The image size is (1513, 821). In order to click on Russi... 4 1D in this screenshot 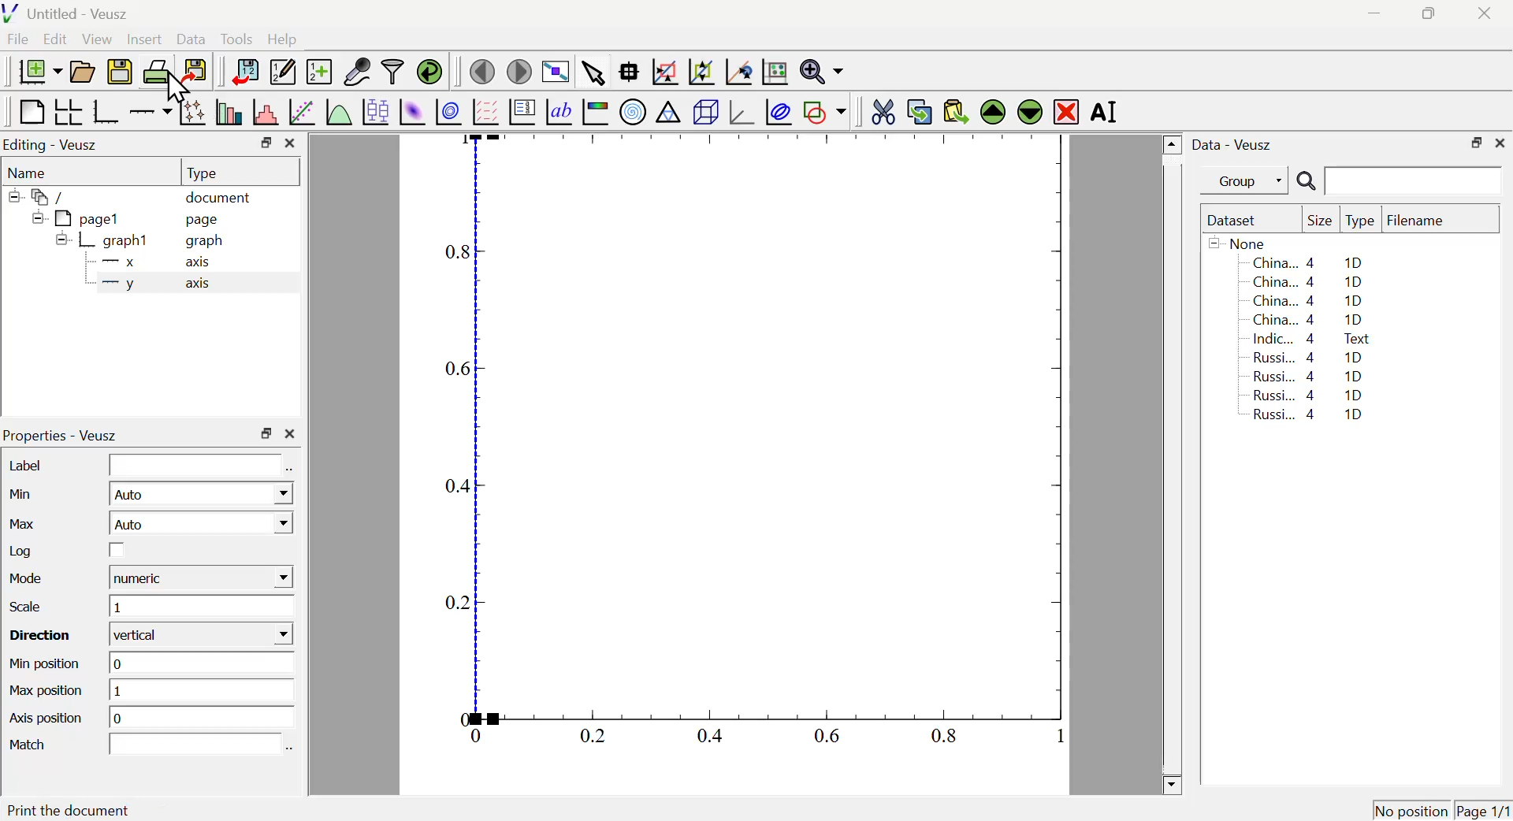, I will do `click(1308, 376)`.